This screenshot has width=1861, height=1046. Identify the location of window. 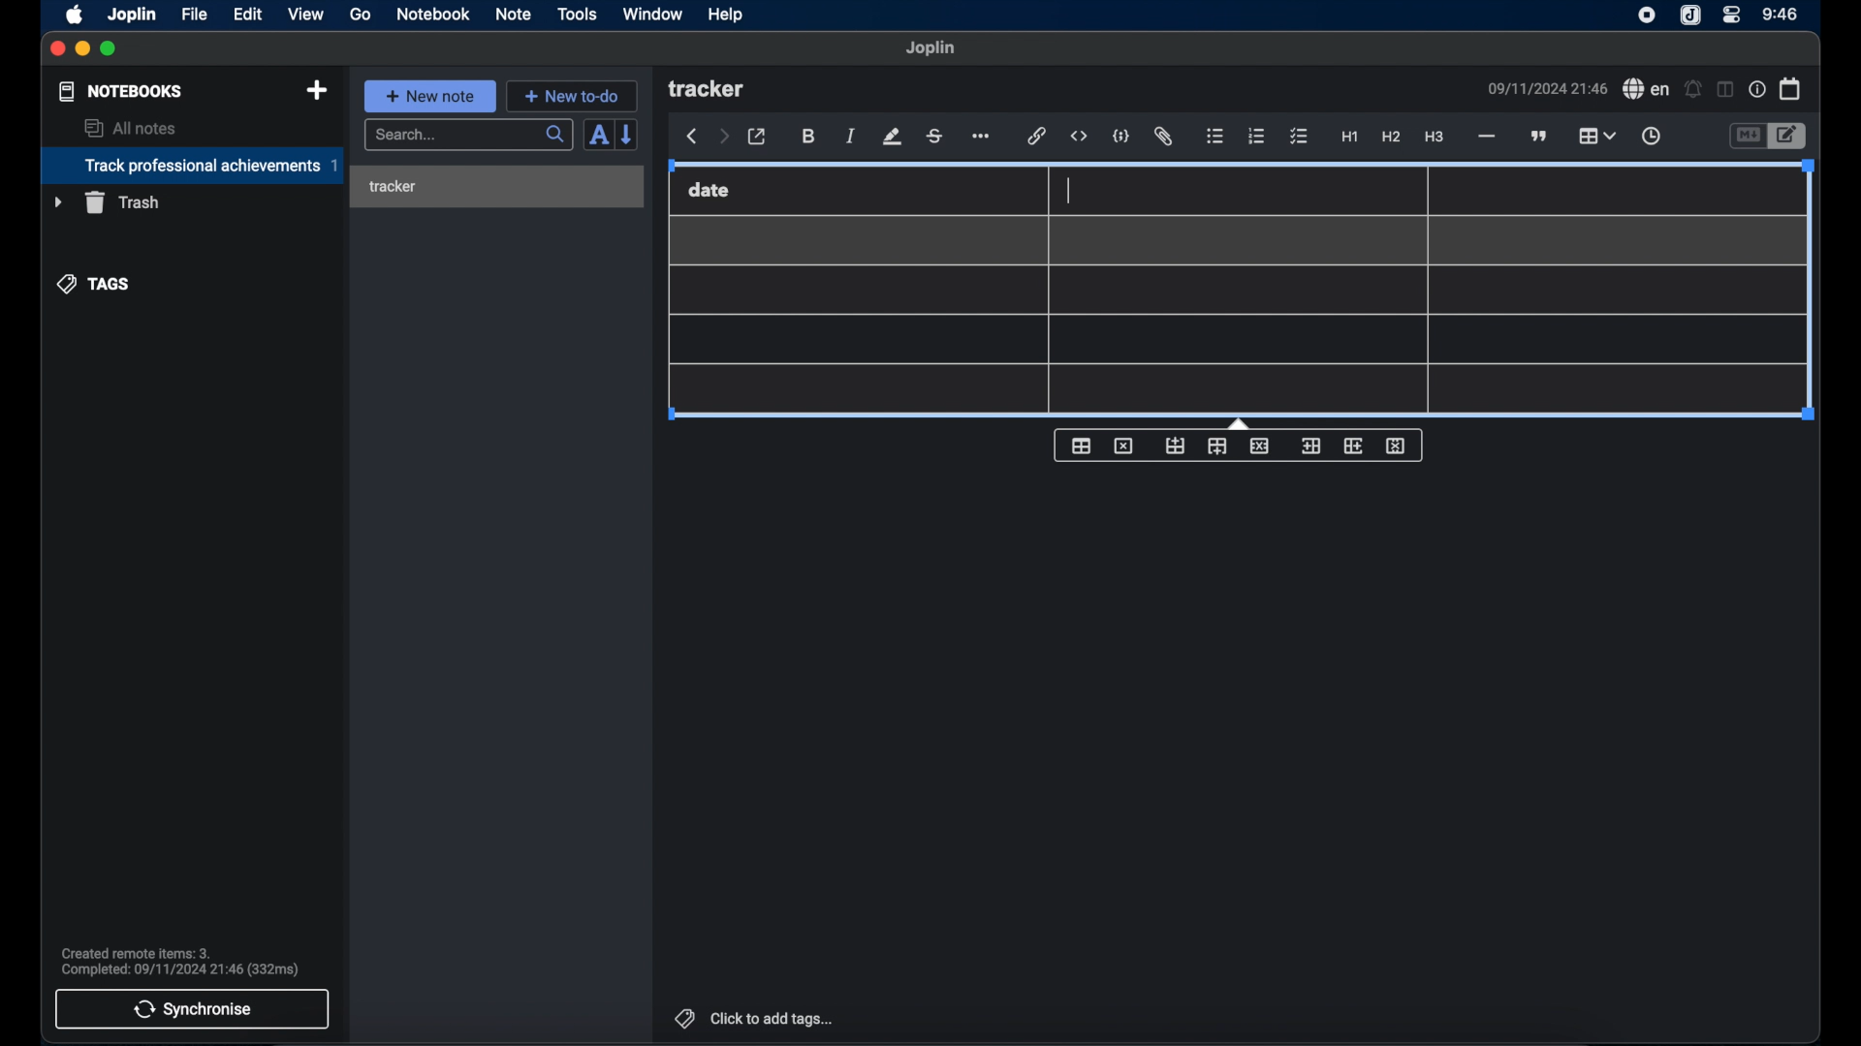
(651, 14).